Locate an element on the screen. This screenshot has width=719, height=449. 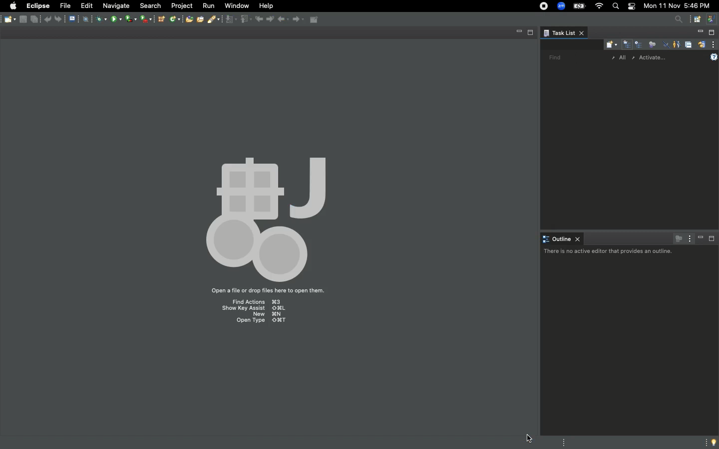
Focus on workweek is located at coordinates (652, 43).